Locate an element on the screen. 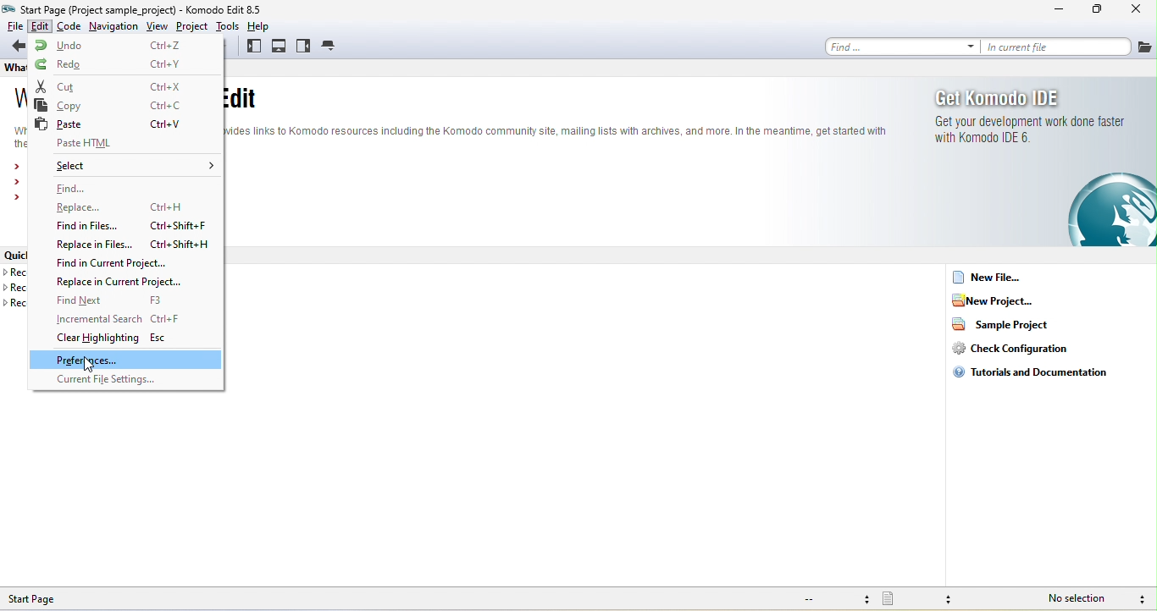 The width and height of the screenshot is (1157, 611). maximize is located at coordinates (1091, 10).